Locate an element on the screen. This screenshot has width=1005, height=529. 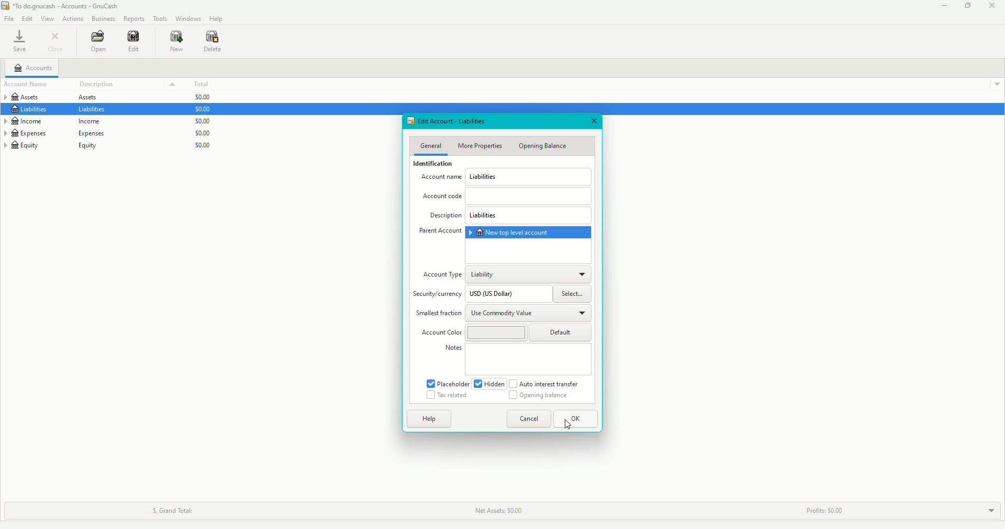
Tools is located at coordinates (161, 19).